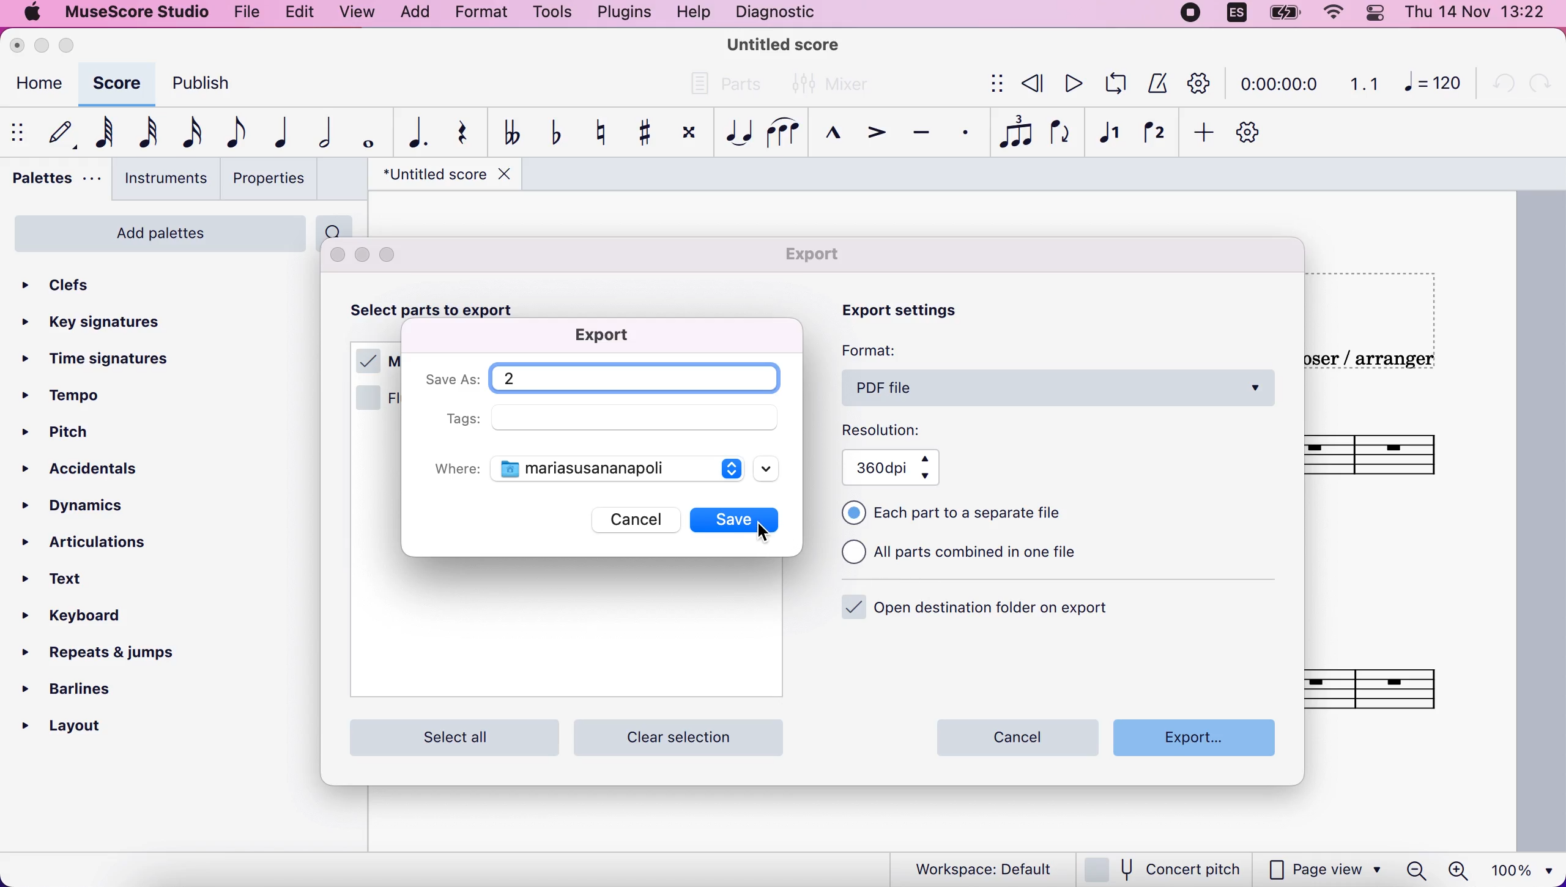  Describe the element at coordinates (460, 135) in the screenshot. I see `rest` at that location.